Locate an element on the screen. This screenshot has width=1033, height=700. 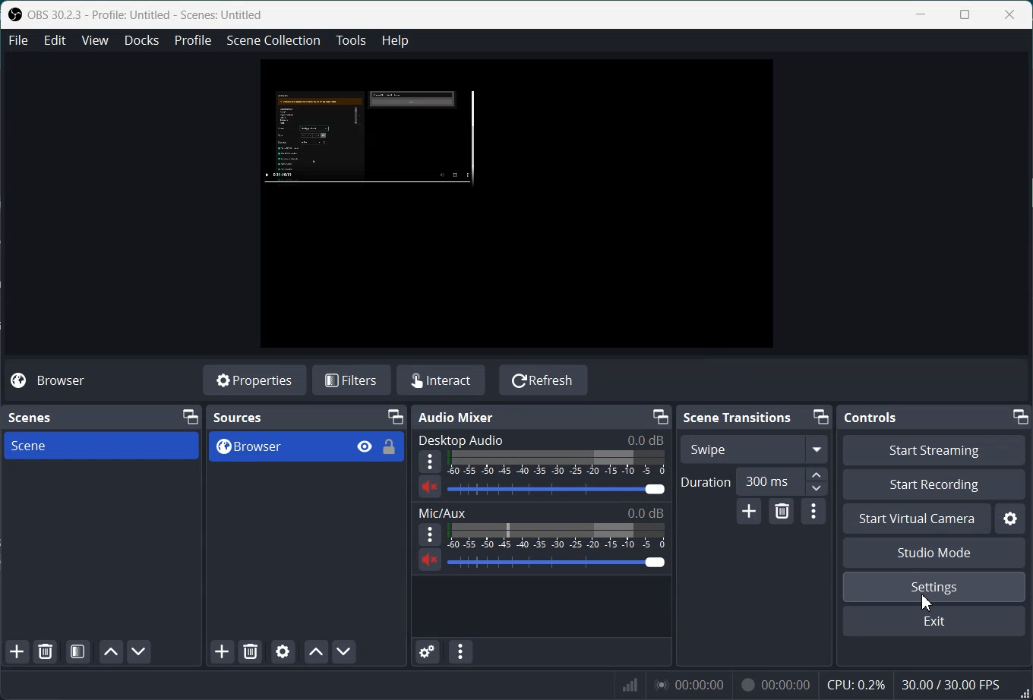
Advance audio properties is located at coordinates (428, 651).